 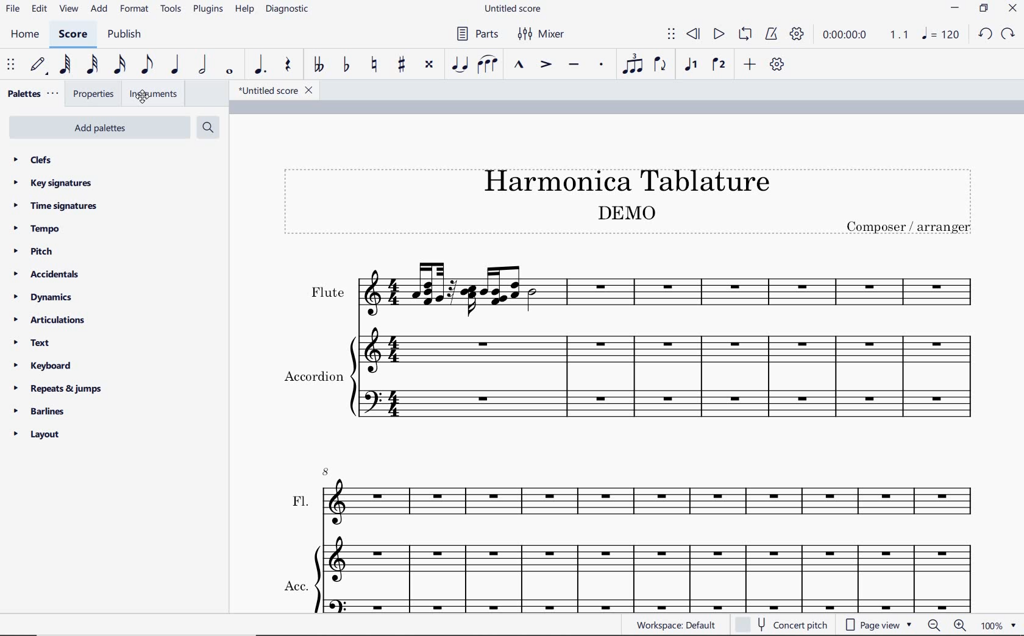 What do you see at coordinates (71, 36) in the screenshot?
I see `SCORE` at bounding box center [71, 36].